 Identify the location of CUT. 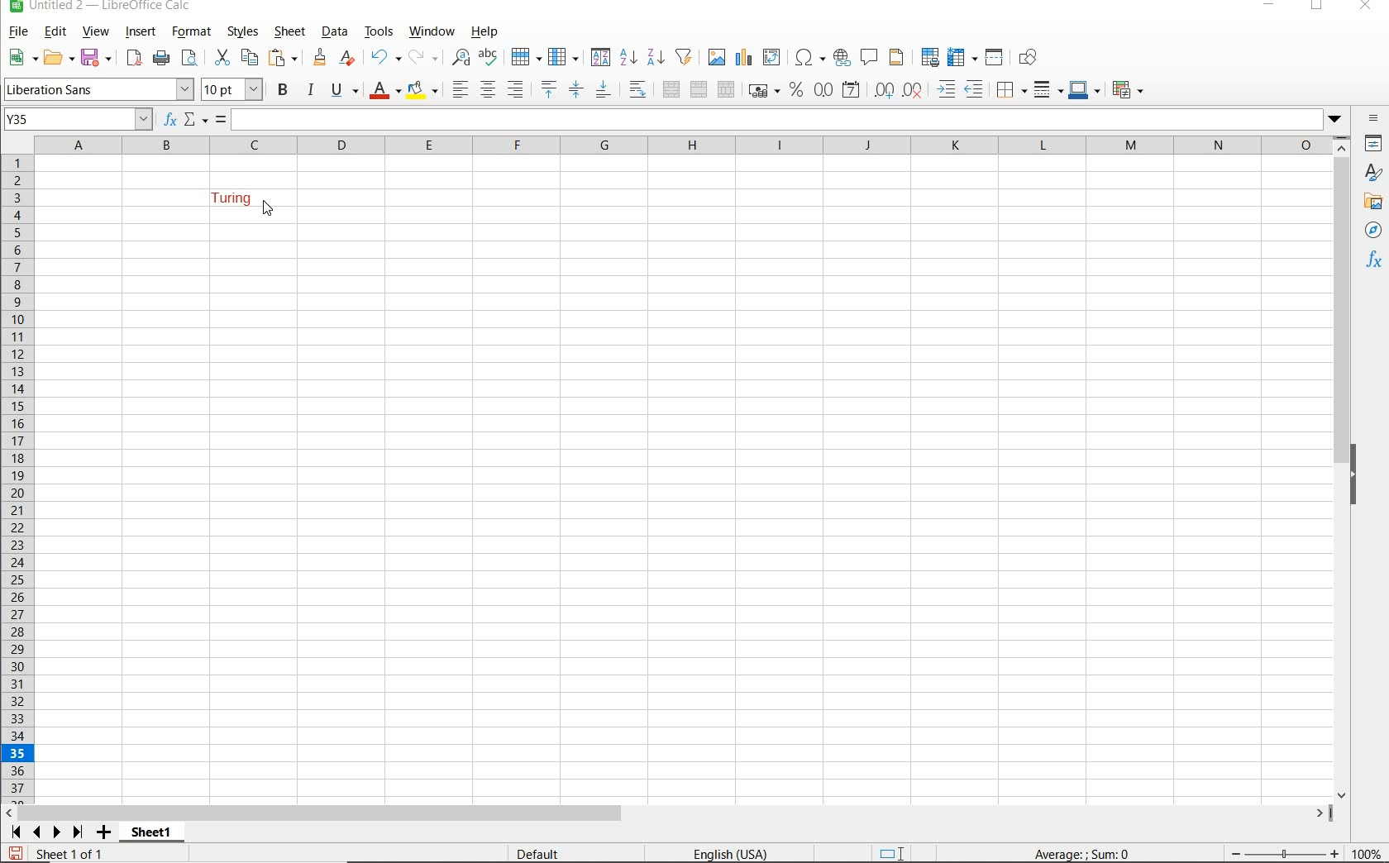
(222, 59).